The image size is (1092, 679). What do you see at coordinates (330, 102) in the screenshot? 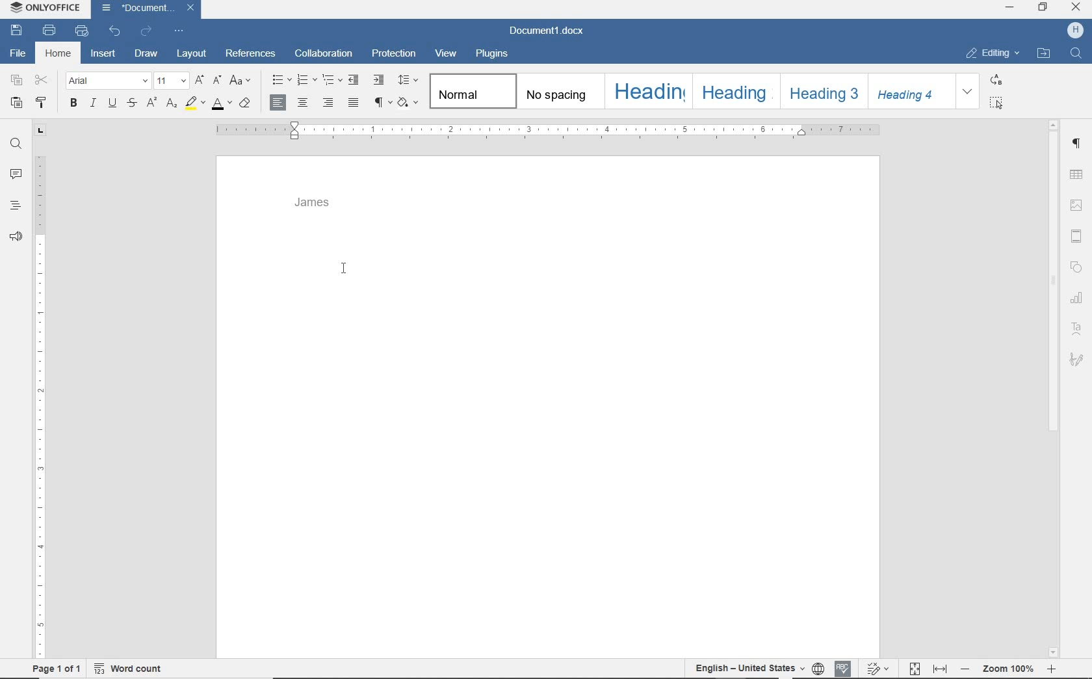
I see `align right` at bounding box center [330, 102].